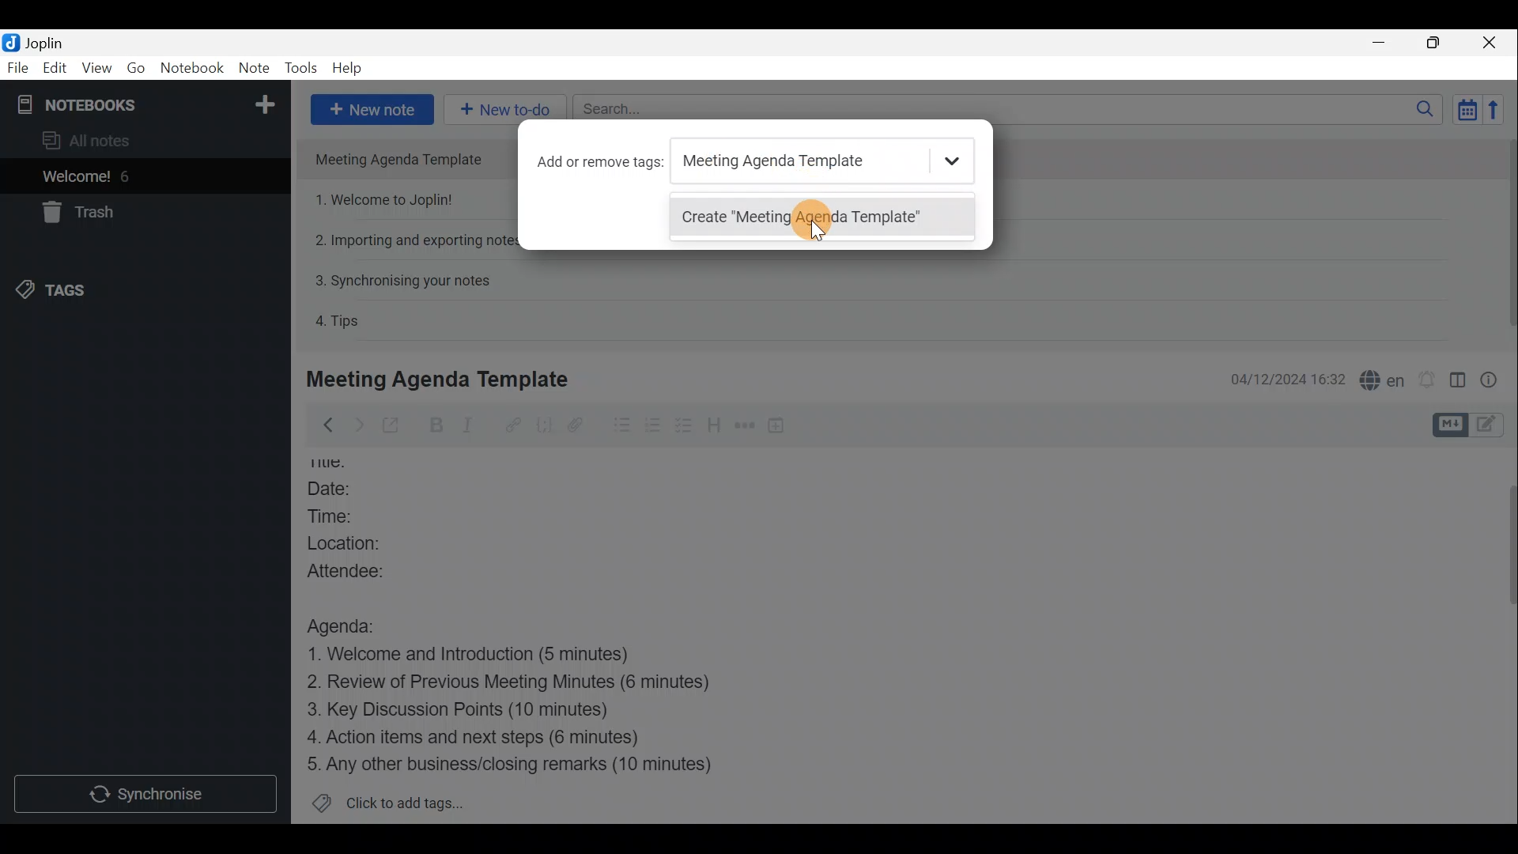 Image resolution: width=1518 pixels, height=854 pixels. What do you see at coordinates (145, 792) in the screenshot?
I see `Synchronise` at bounding box center [145, 792].